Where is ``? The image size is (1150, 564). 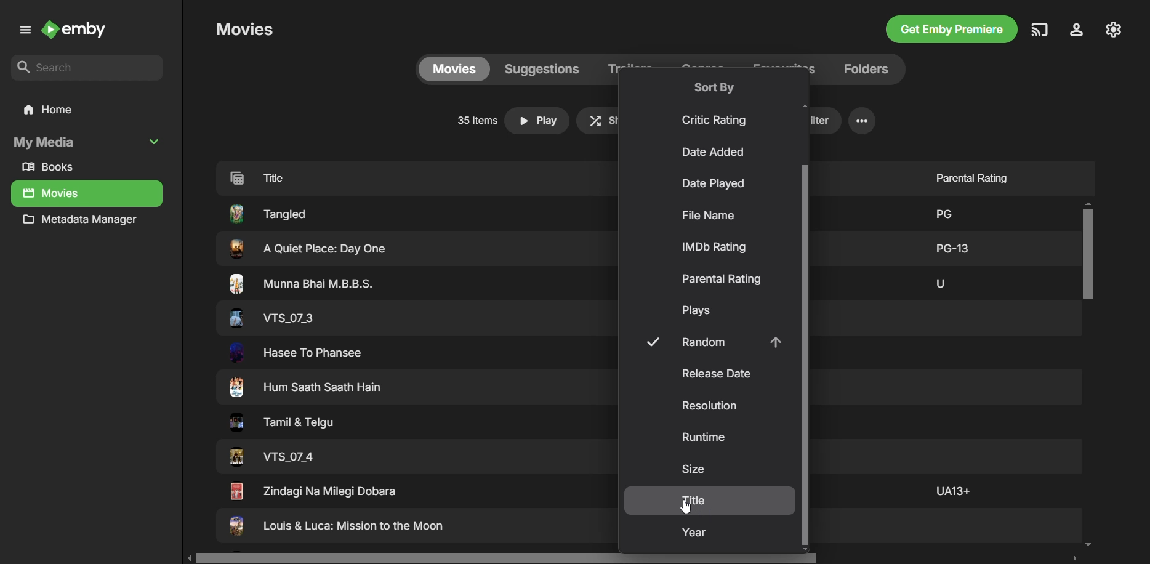  is located at coordinates (312, 491).